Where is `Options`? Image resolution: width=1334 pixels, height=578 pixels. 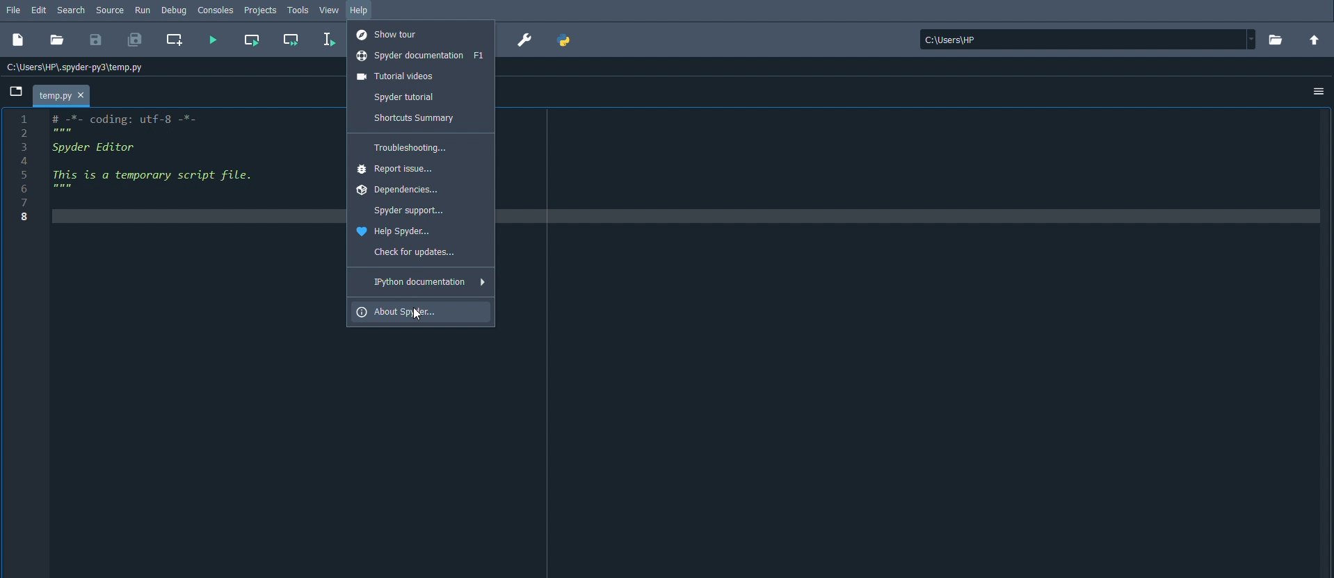 Options is located at coordinates (1319, 92).